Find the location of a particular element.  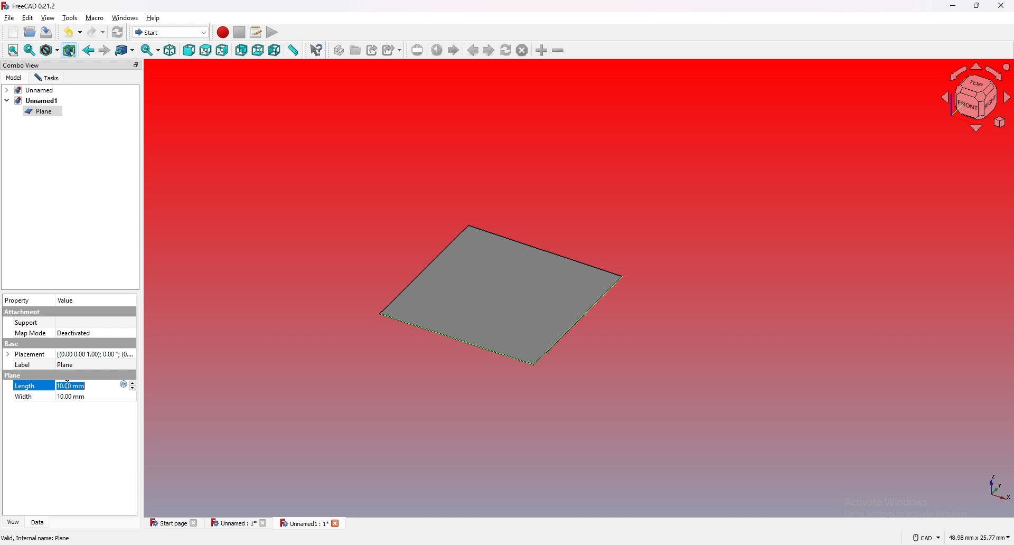

Map mode is located at coordinates (30, 334).